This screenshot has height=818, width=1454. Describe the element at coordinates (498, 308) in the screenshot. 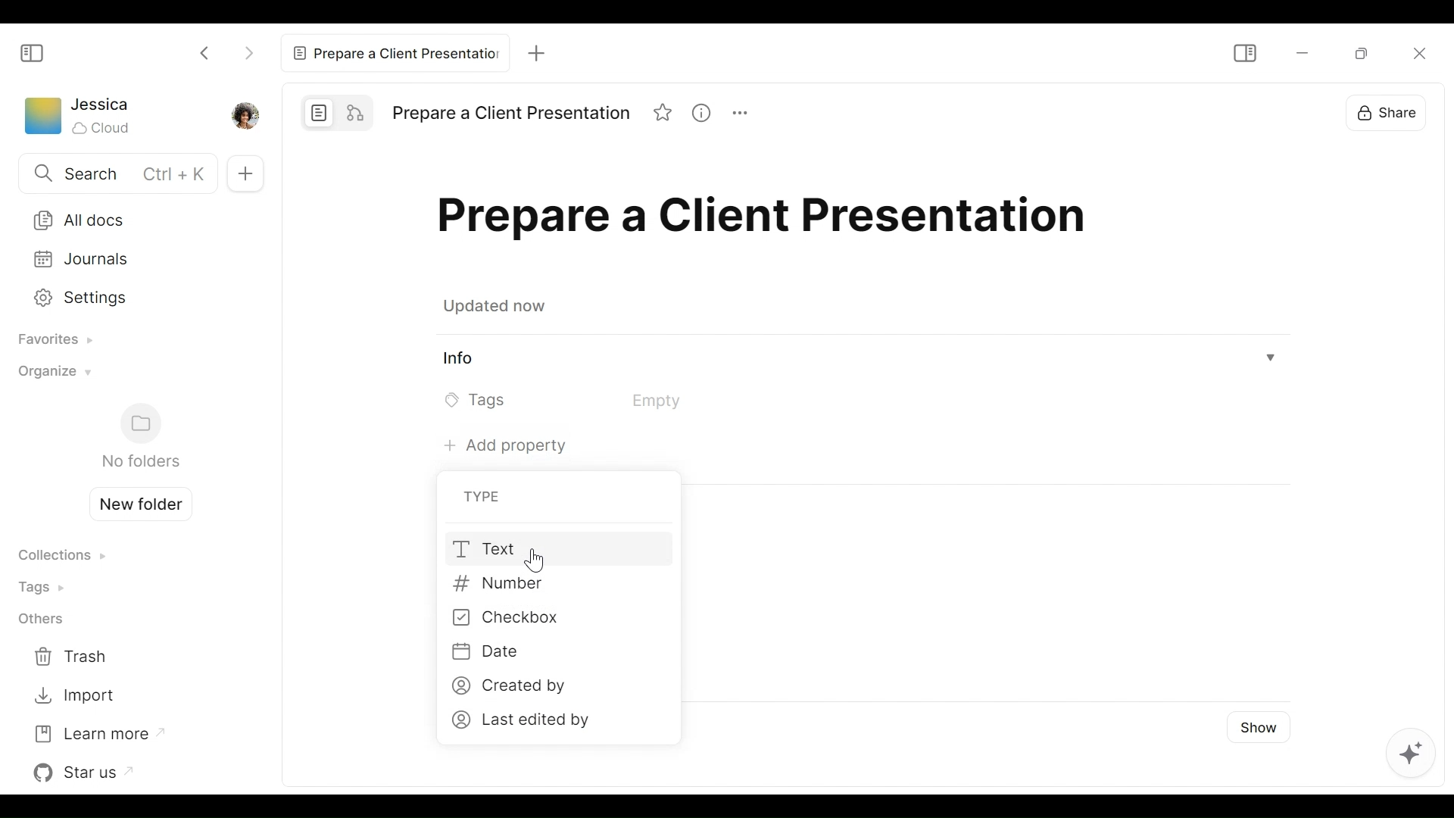

I see `Updated now` at that location.